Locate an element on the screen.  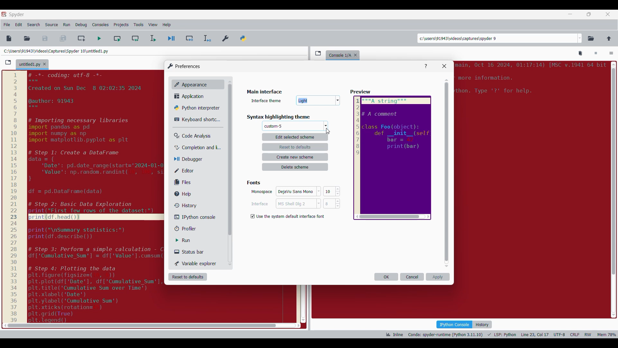
View menu is located at coordinates (153, 25).